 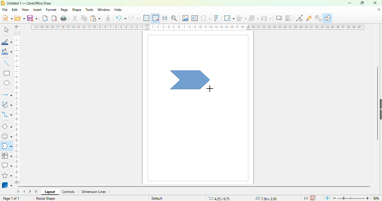 I want to click on toggle point edit mode, so click(x=300, y=18).